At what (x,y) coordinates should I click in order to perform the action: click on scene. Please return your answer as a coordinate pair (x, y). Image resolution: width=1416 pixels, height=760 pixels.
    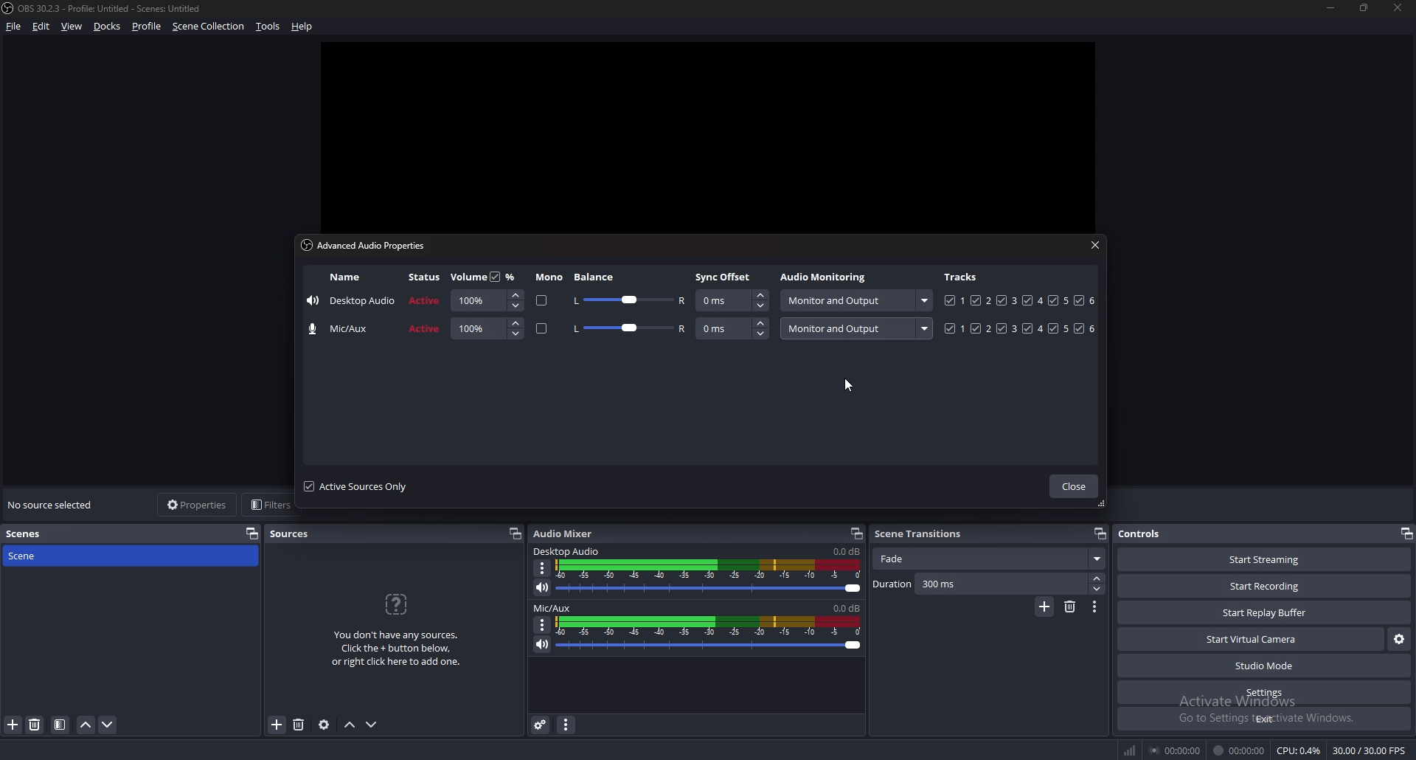
    Looking at the image, I should click on (38, 556).